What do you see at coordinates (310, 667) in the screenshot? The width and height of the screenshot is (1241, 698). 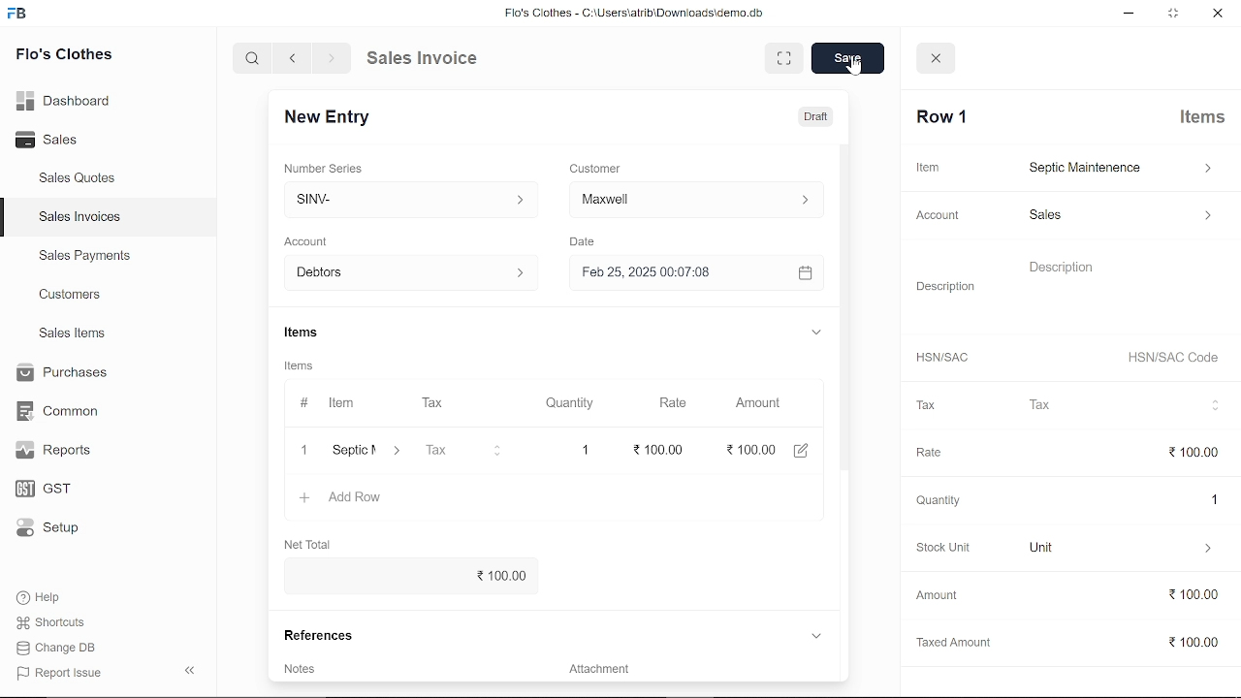 I see `Add invoice terms` at bounding box center [310, 667].